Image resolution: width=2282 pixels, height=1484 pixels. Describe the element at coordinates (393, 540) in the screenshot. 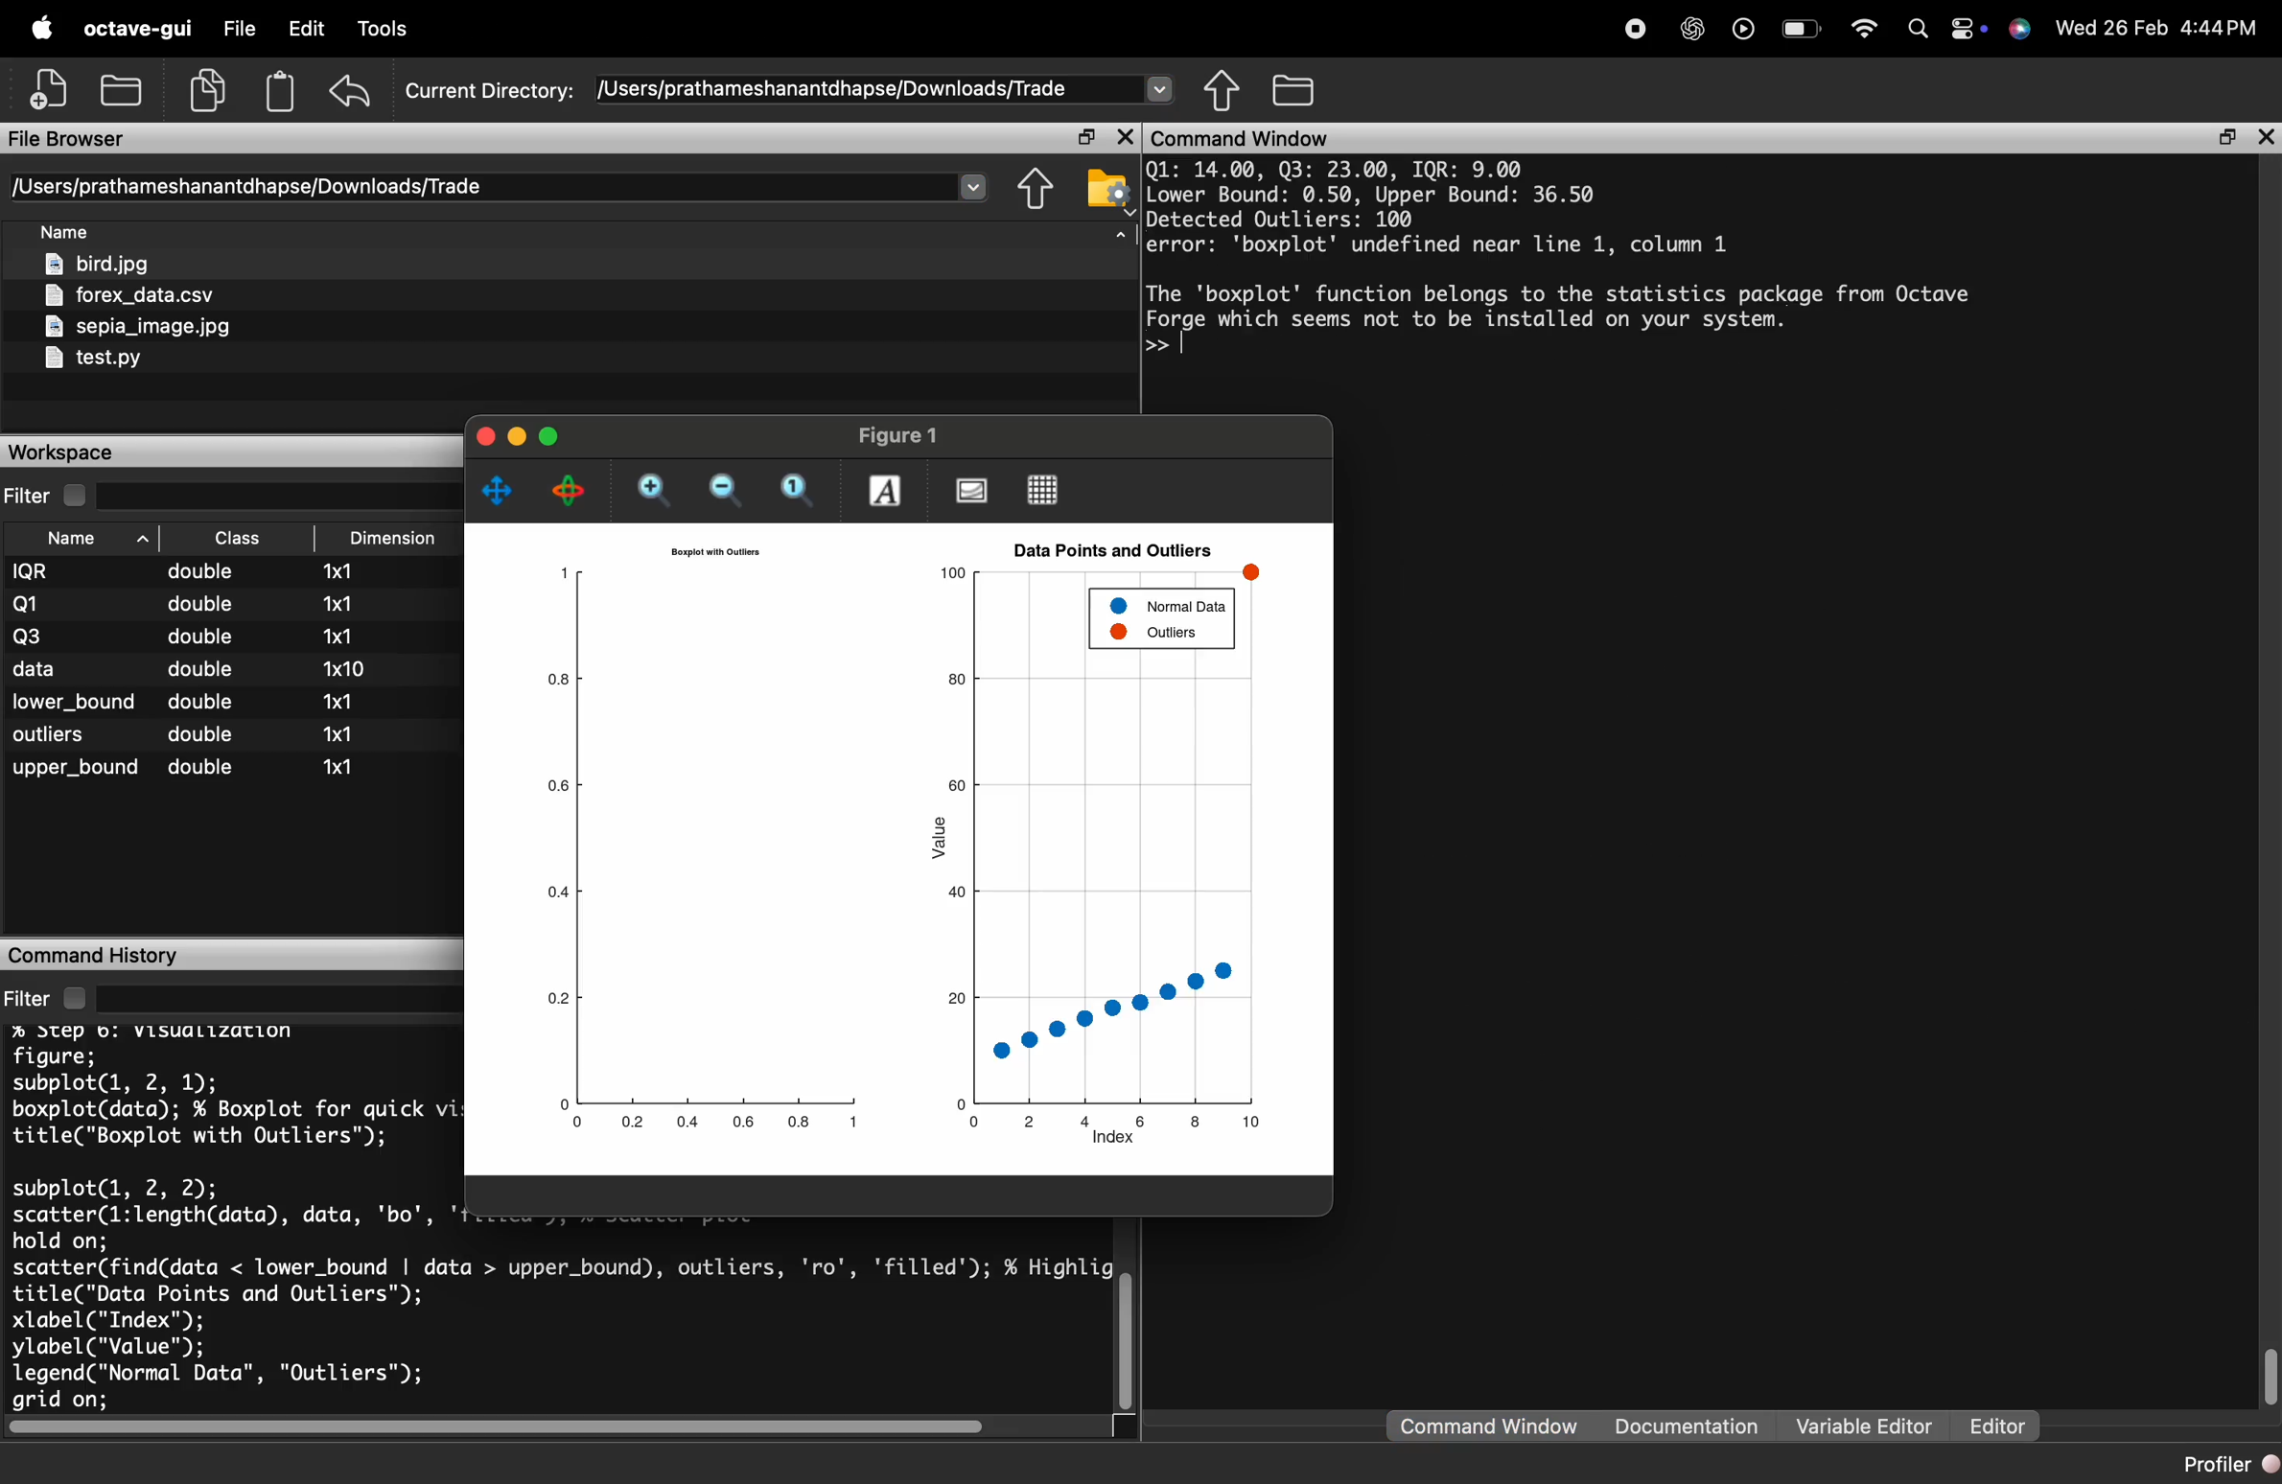

I see `Dimension` at that location.